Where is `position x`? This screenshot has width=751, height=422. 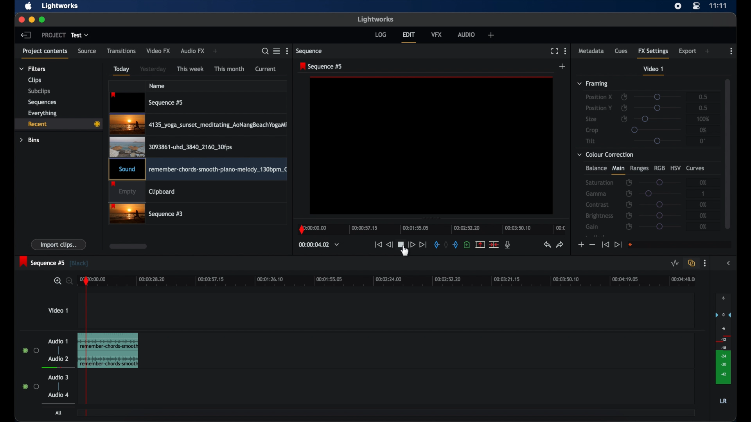 position x is located at coordinates (599, 97).